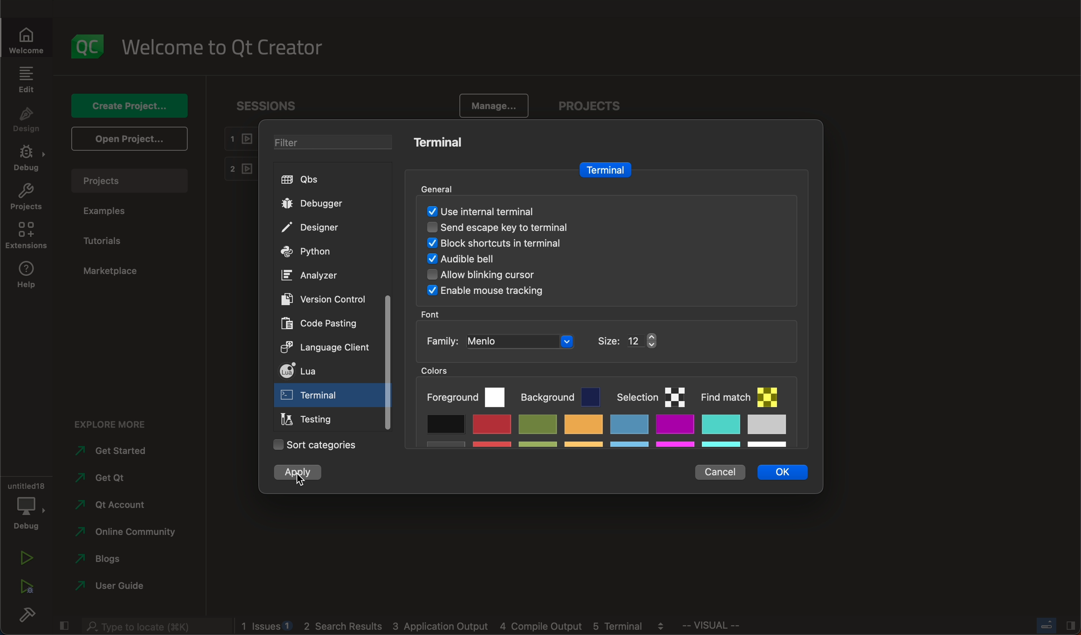 The height and width of the screenshot is (635, 1081). What do you see at coordinates (131, 532) in the screenshot?
I see `community` at bounding box center [131, 532].